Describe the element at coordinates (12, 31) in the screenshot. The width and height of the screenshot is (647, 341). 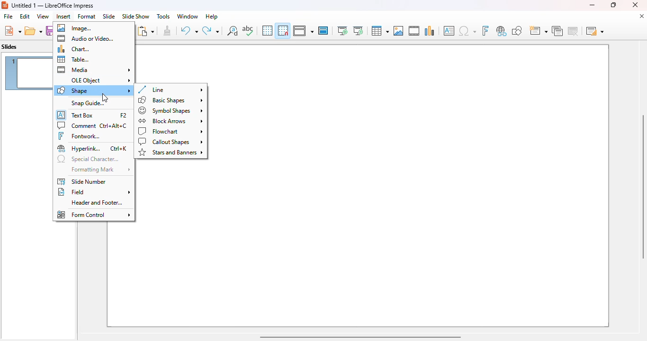
I see `new` at that location.